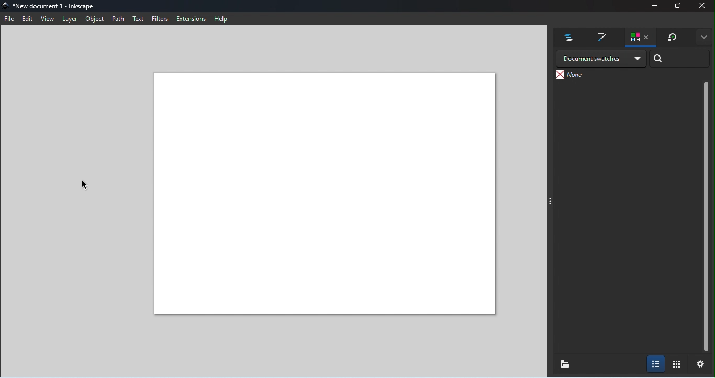 Image resolution: width=715 pixels, height=378 pixels. Describe the element at coordinates (679, 59) in the screenshot. I see `Search bar` at that location.